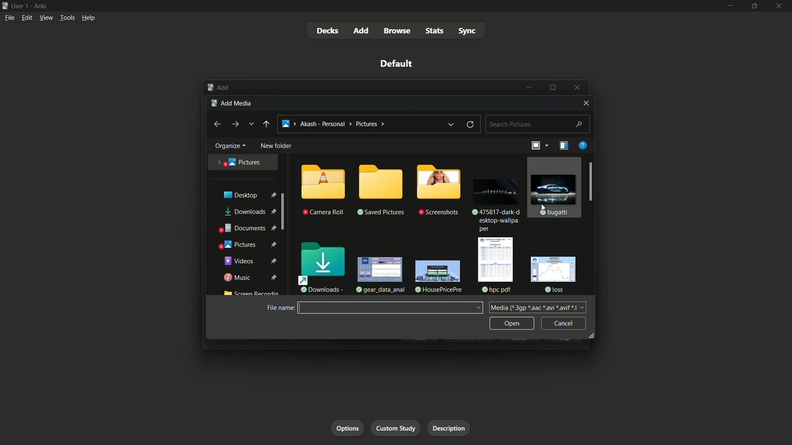 This screenshot has width=792, height=445. Describe the element at coordinates (546, 208) in the screenshot. I see `cursor` at that location.